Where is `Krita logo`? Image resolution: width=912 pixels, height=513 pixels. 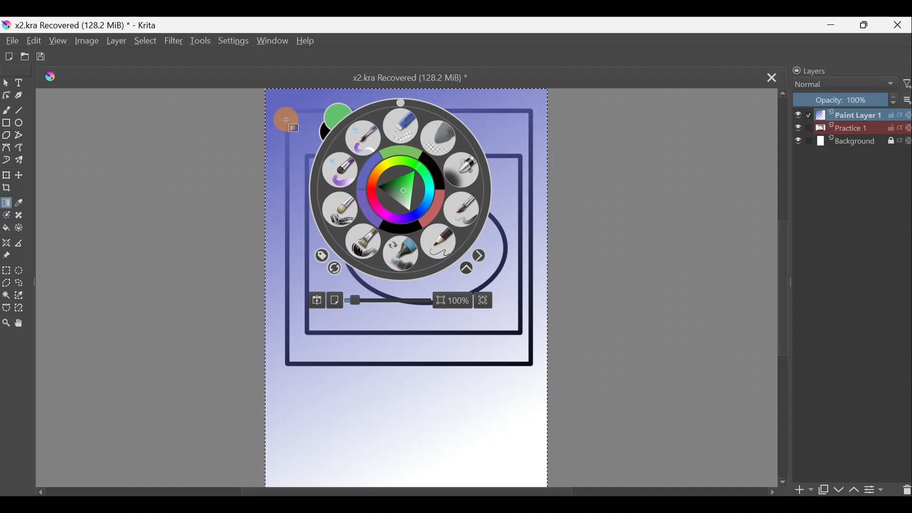
Krita logo is located at coordinates (57, 78).